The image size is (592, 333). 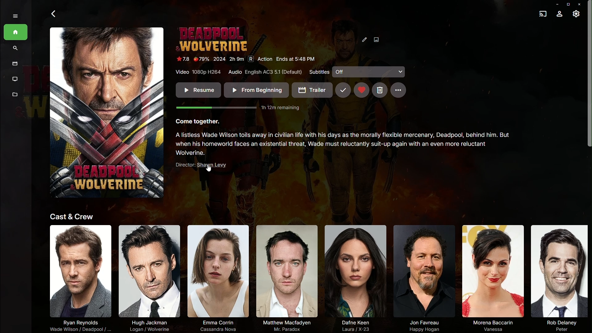 What do you see at coordinates (398, 90) in the screenshot?
I see `More Options` at bounding box center [398, 90].